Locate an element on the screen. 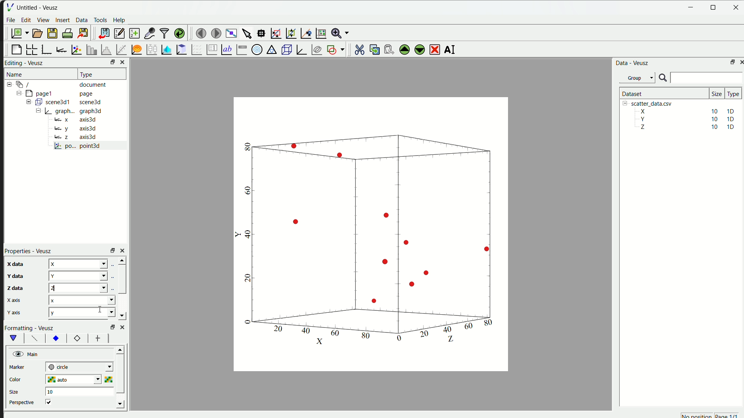 The image size is (744, 418). Editing is located at coordinates (14, 62).